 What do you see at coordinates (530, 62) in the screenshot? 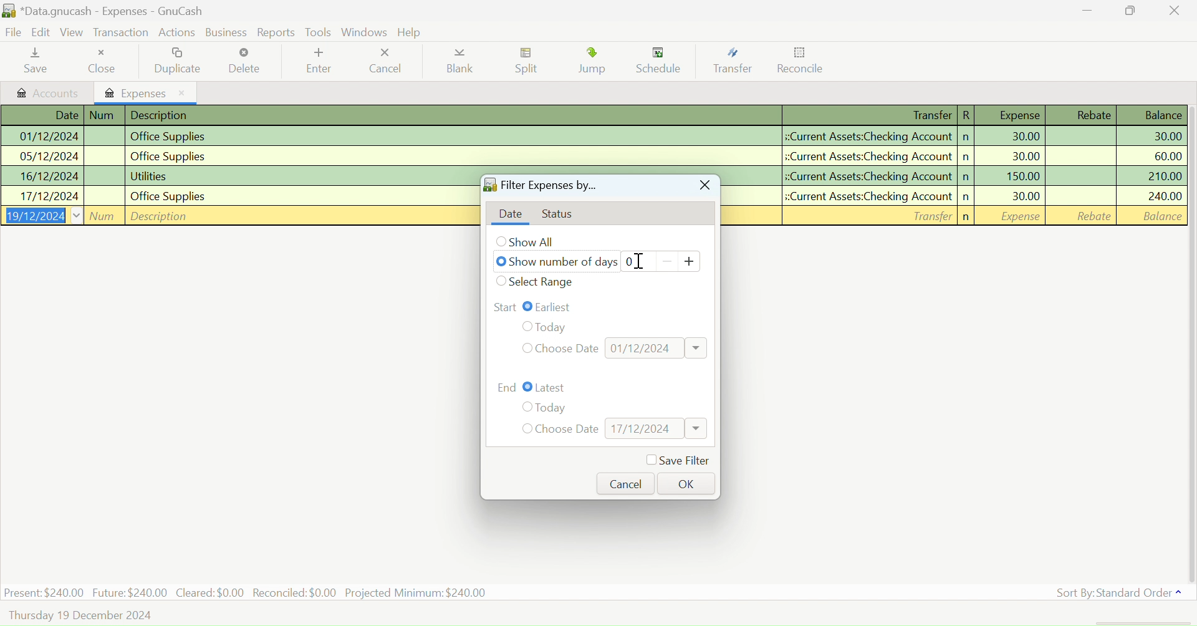
I see `Split` at bounding box center [530, 62].